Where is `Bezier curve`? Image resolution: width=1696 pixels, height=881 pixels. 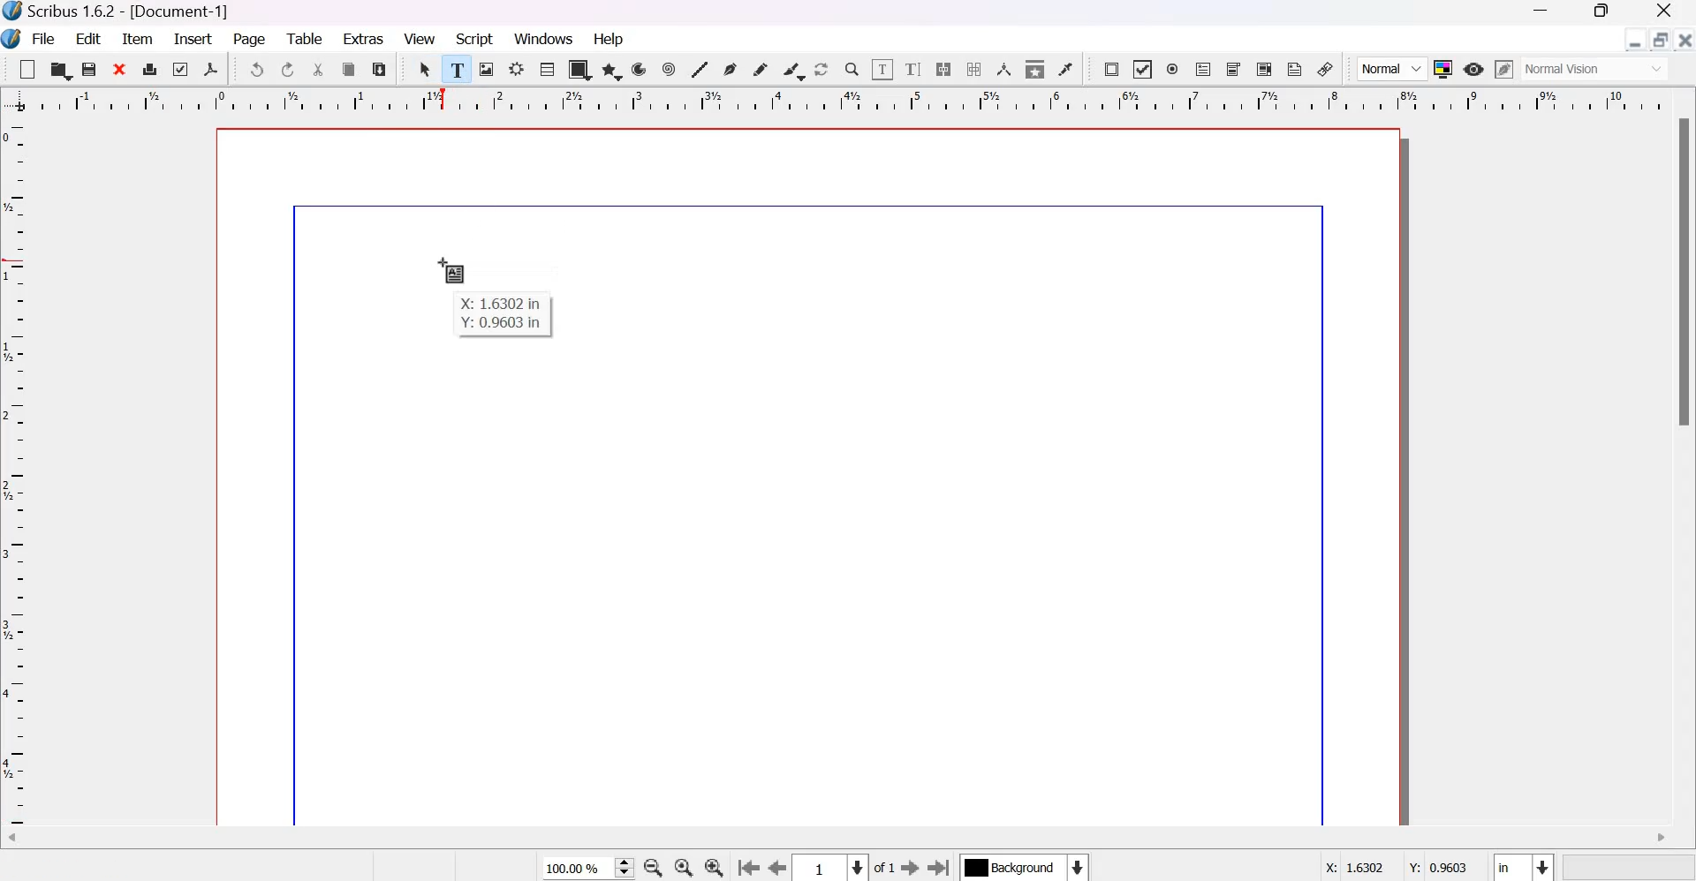
Bezier curve is located at coordinates (730, 69).